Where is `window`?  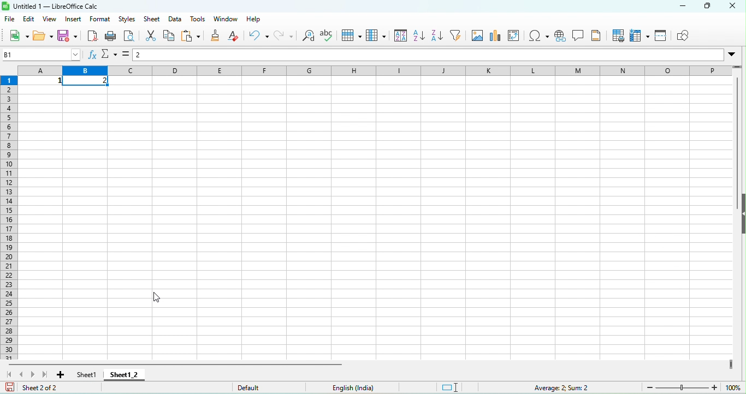 window is located at coordinates (227, 18).